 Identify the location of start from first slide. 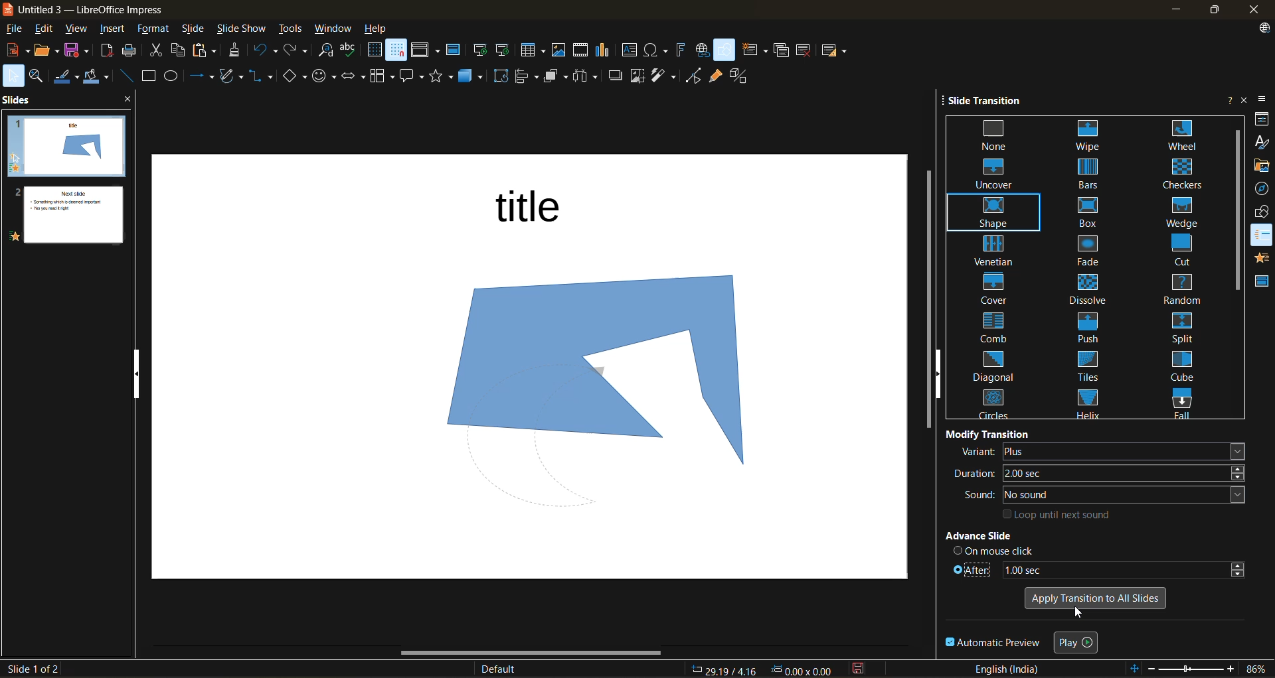
(481, 50).